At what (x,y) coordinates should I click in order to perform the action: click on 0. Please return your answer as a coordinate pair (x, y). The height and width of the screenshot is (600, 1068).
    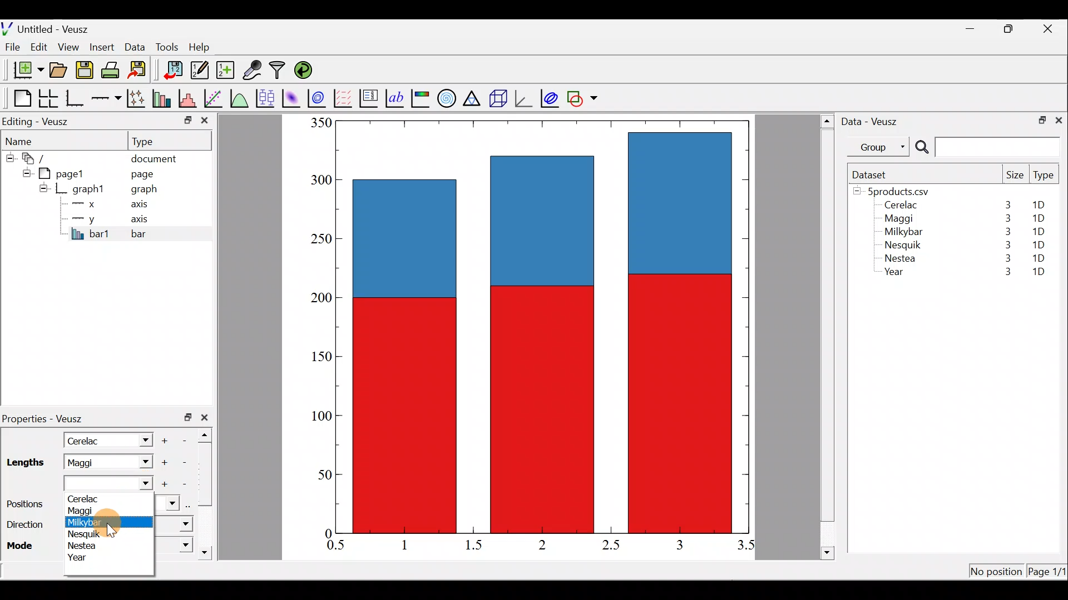
    Looking at the image, I should click on (327, 533).